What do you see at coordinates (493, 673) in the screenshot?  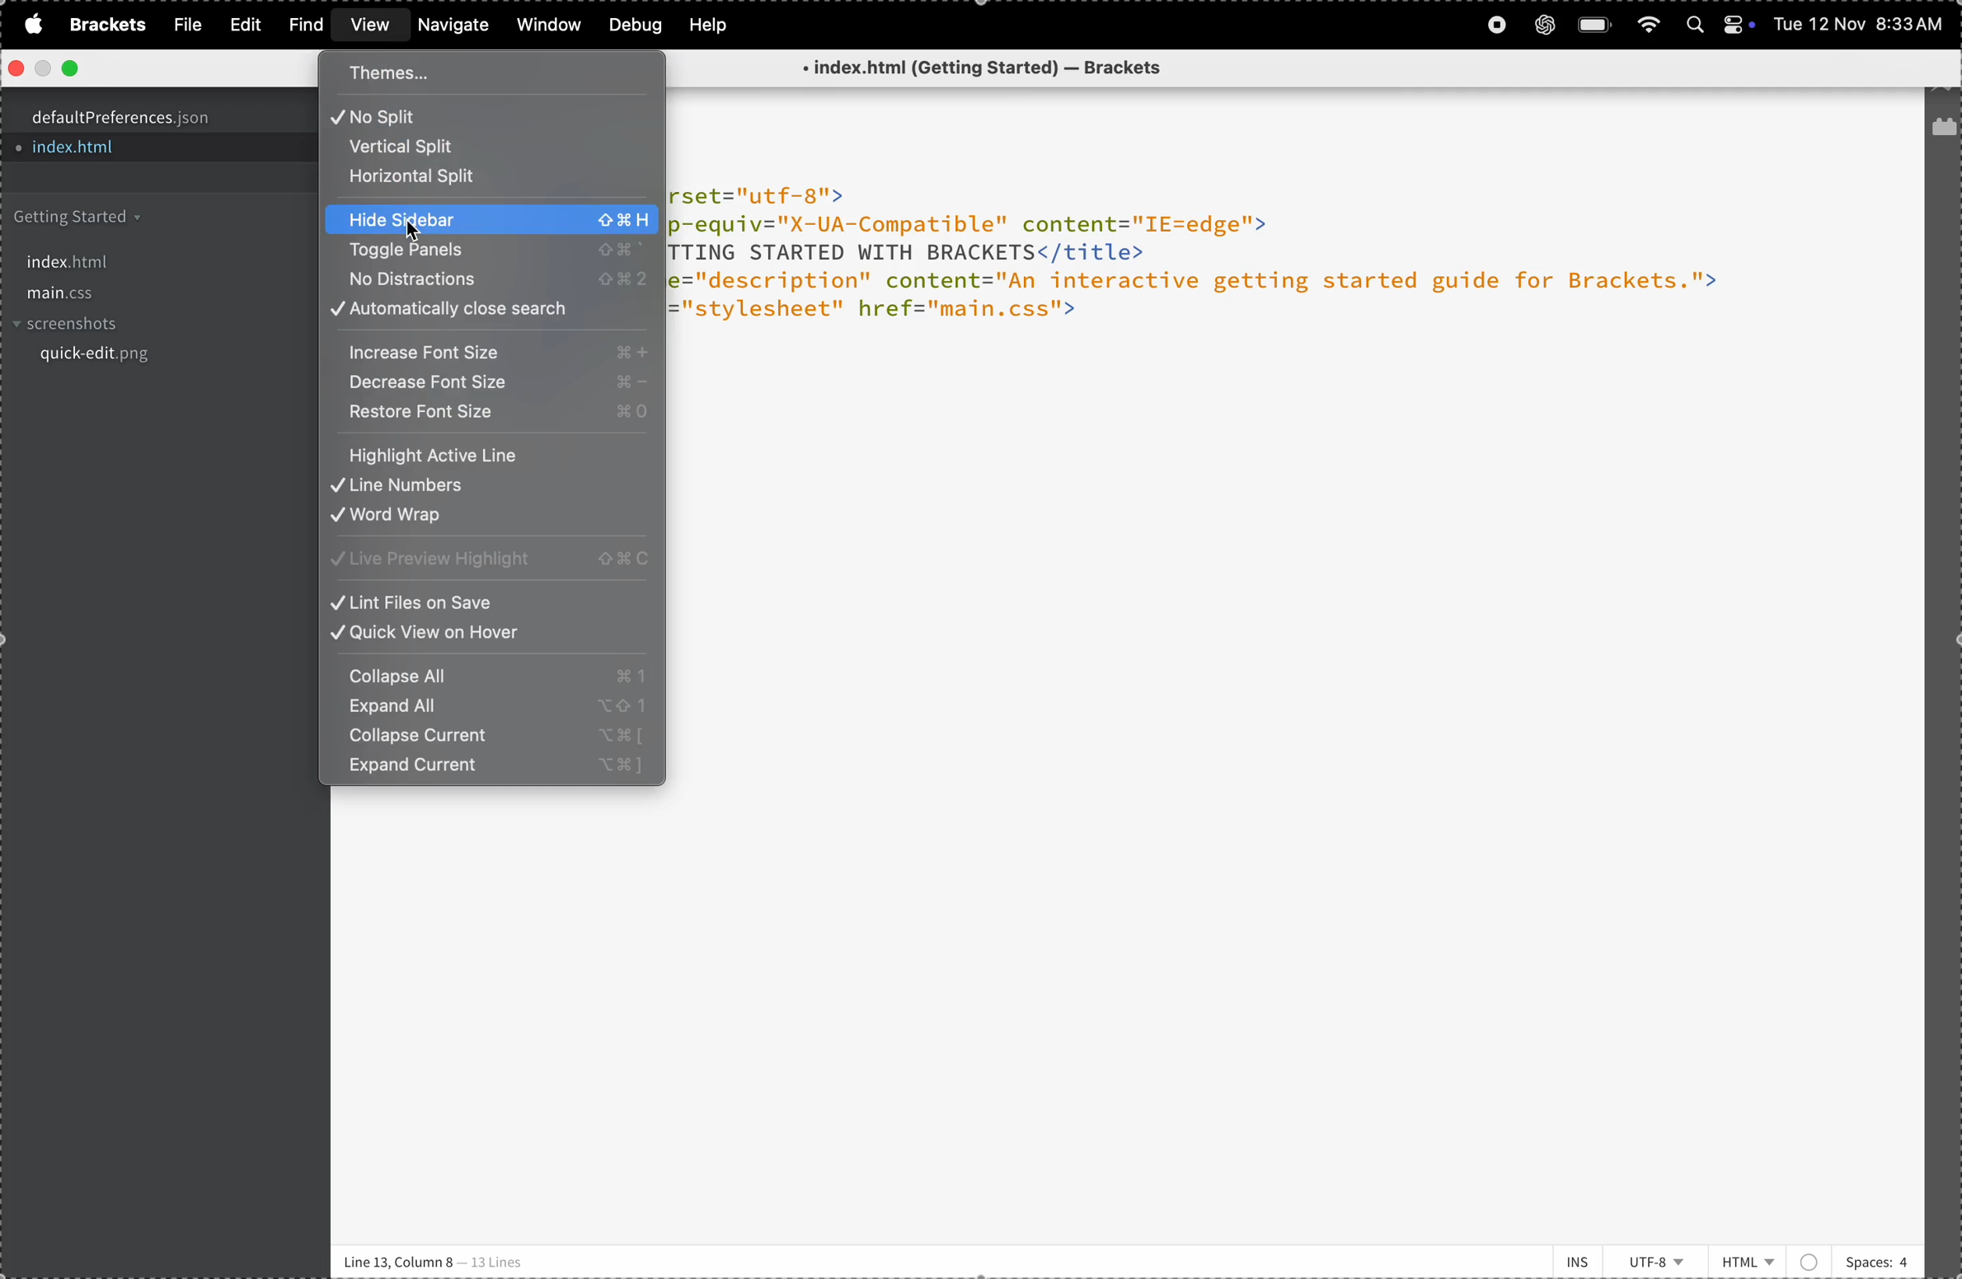 I see `collapse all` at bounding box center [493, 673].